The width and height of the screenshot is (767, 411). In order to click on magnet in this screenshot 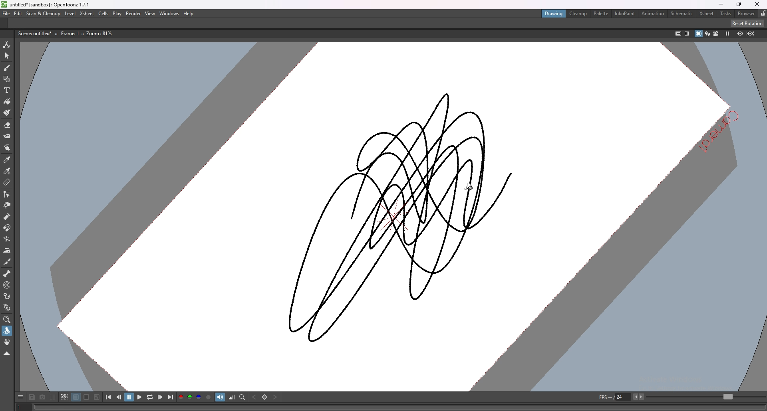, I will do `click(6, 228)`.